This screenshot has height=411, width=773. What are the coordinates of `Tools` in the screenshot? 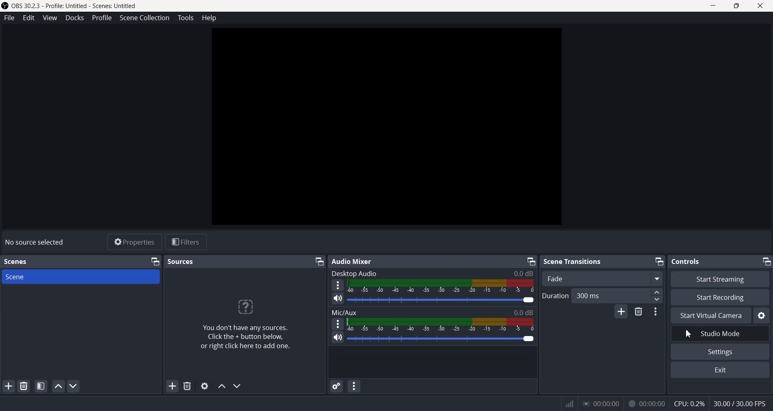 It's located at (185, 18).